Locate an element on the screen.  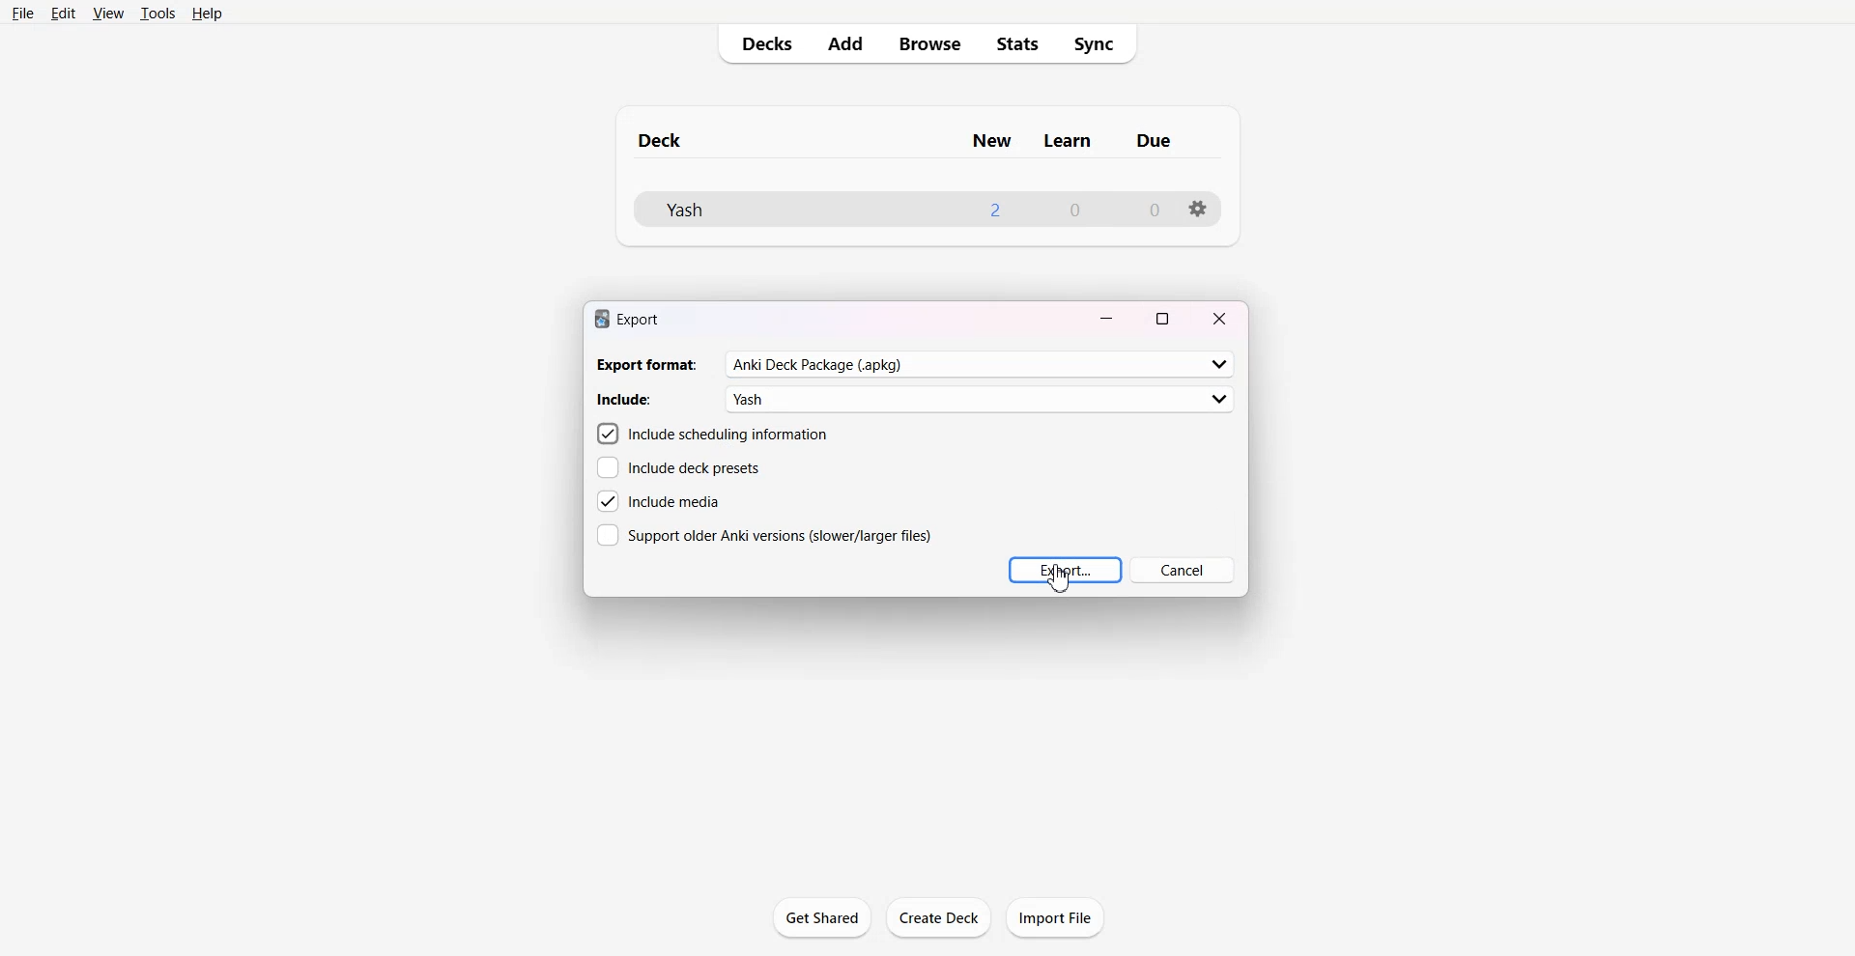
new is located at coordinates (991, 141).